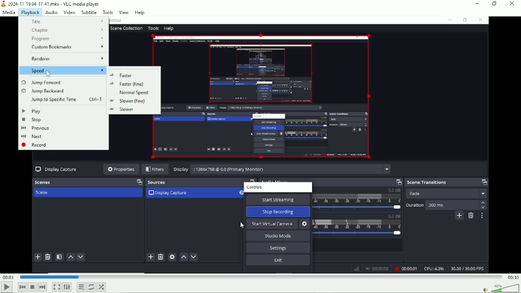  Describe the element at coordinates (48, 75) in the screenshot. I see `cursor` at that location.